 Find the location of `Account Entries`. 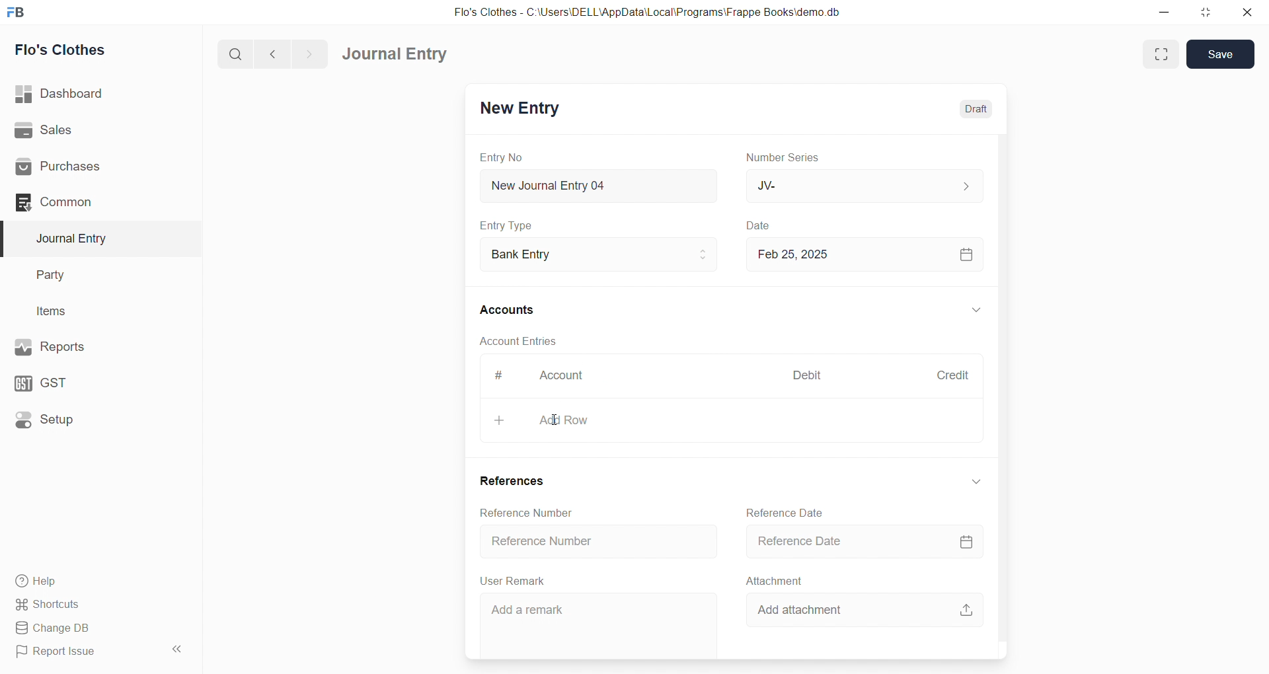

Account Entries is located at coordinates (517, 340).